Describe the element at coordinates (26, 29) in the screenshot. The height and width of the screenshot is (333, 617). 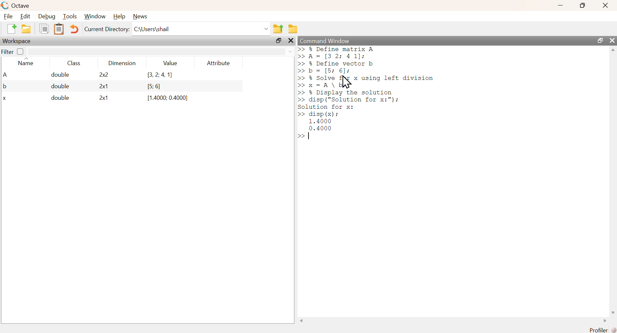
I see `open an existing file in editor` at that location.